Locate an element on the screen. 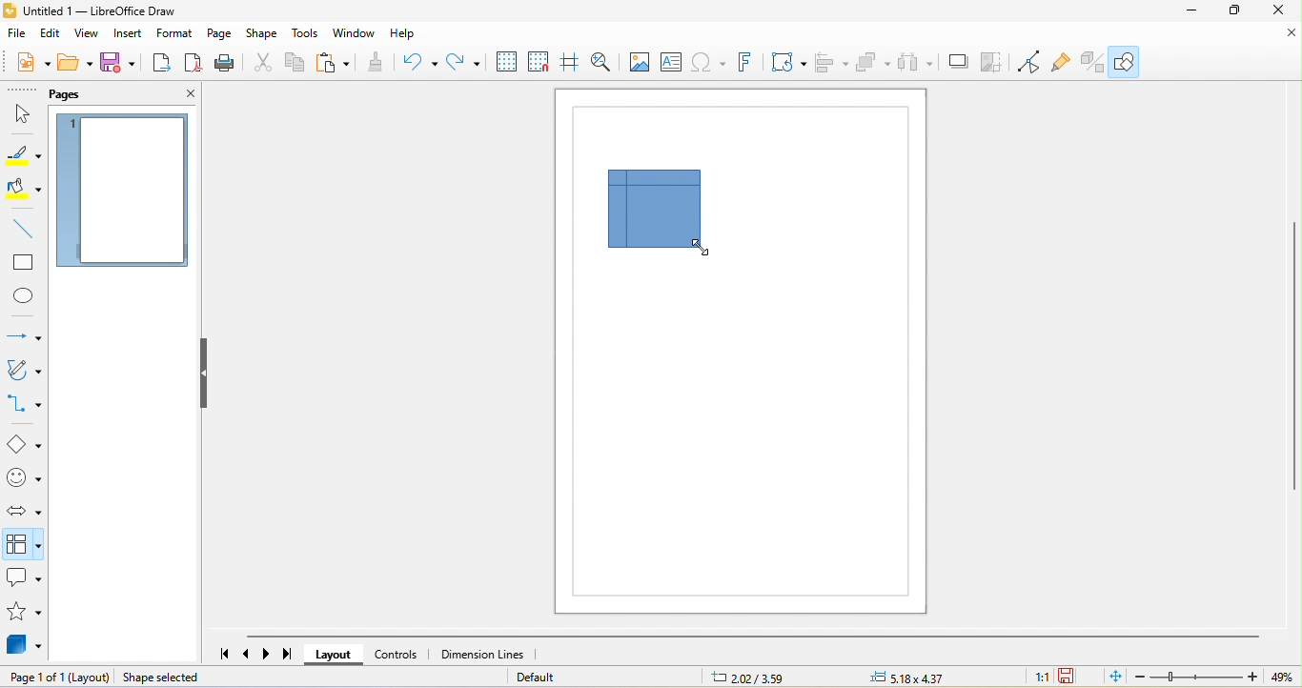 Image resolution: width=1302 pixels, height=688 pixels. transformation is located at coordinates (789, 64).